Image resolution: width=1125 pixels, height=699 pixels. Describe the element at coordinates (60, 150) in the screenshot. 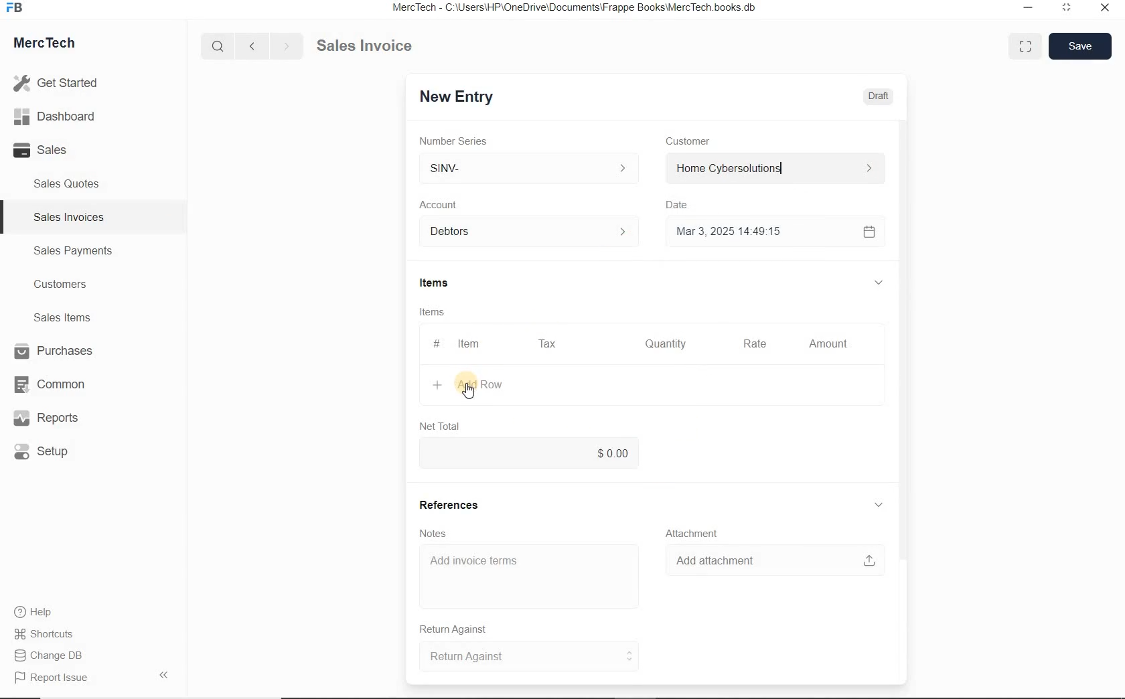

I see `Sales` at that location.